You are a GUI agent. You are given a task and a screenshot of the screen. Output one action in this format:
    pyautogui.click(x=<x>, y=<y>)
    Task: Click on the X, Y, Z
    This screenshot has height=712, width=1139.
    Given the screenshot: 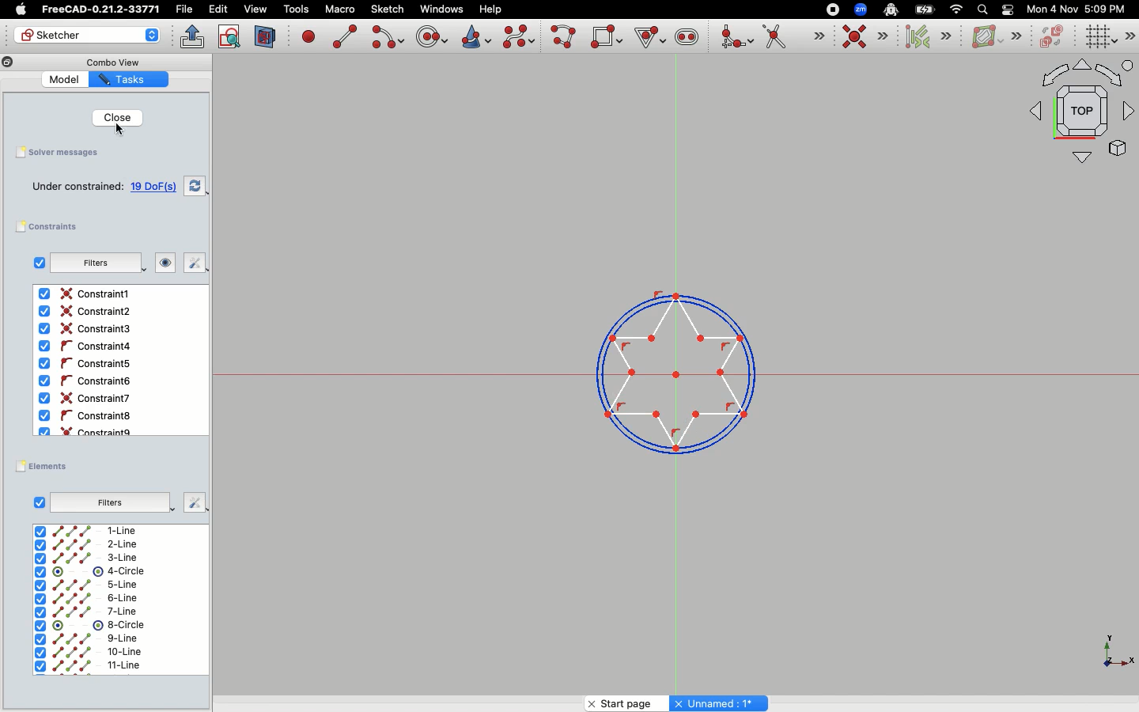 What is the action you would take?
    pyautogui.click(x=1108, y=656)
    